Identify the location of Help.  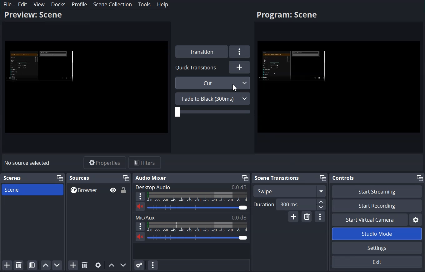
(163, 4).